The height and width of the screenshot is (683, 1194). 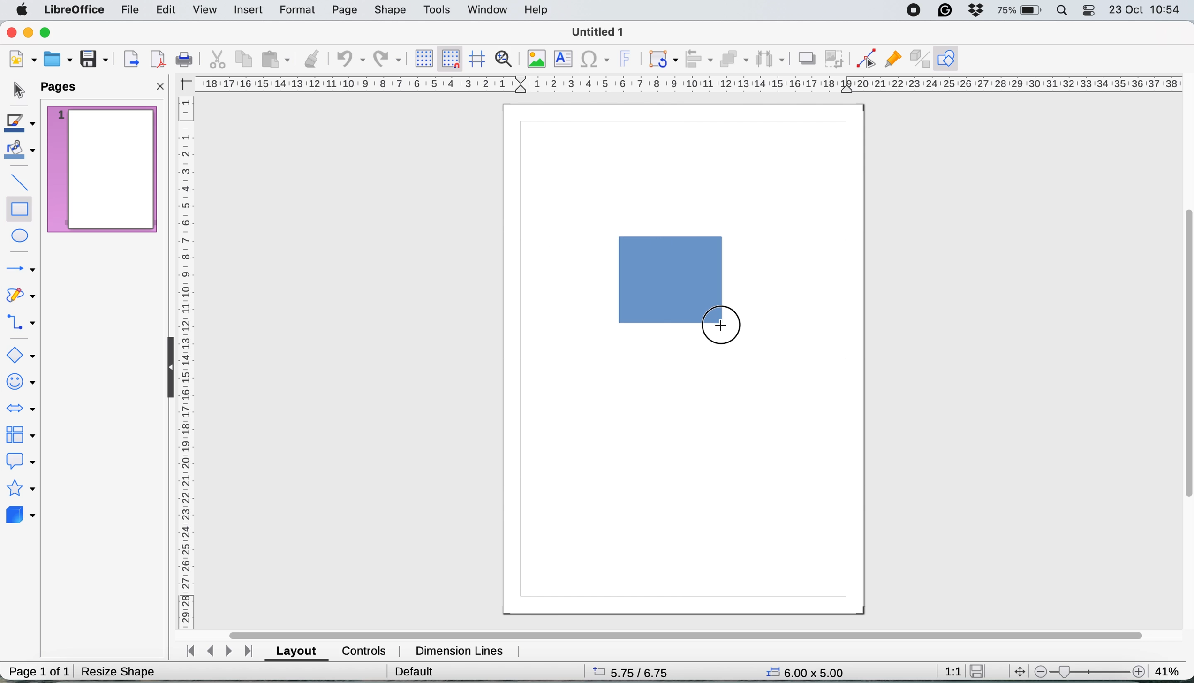 I want to click on insert text box, so click(x=565, y=59).